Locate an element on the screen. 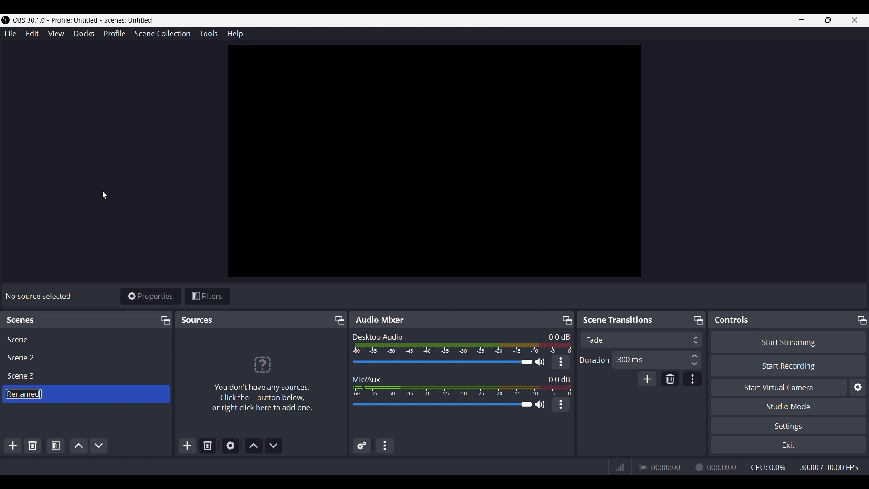   Undock/Pop-out icon is located at coordinates (860, 319).